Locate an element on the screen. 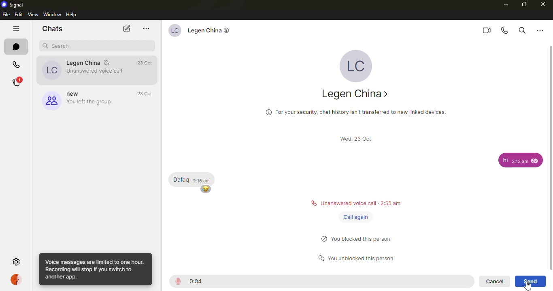  maximize is located at coordinates (523, 5).